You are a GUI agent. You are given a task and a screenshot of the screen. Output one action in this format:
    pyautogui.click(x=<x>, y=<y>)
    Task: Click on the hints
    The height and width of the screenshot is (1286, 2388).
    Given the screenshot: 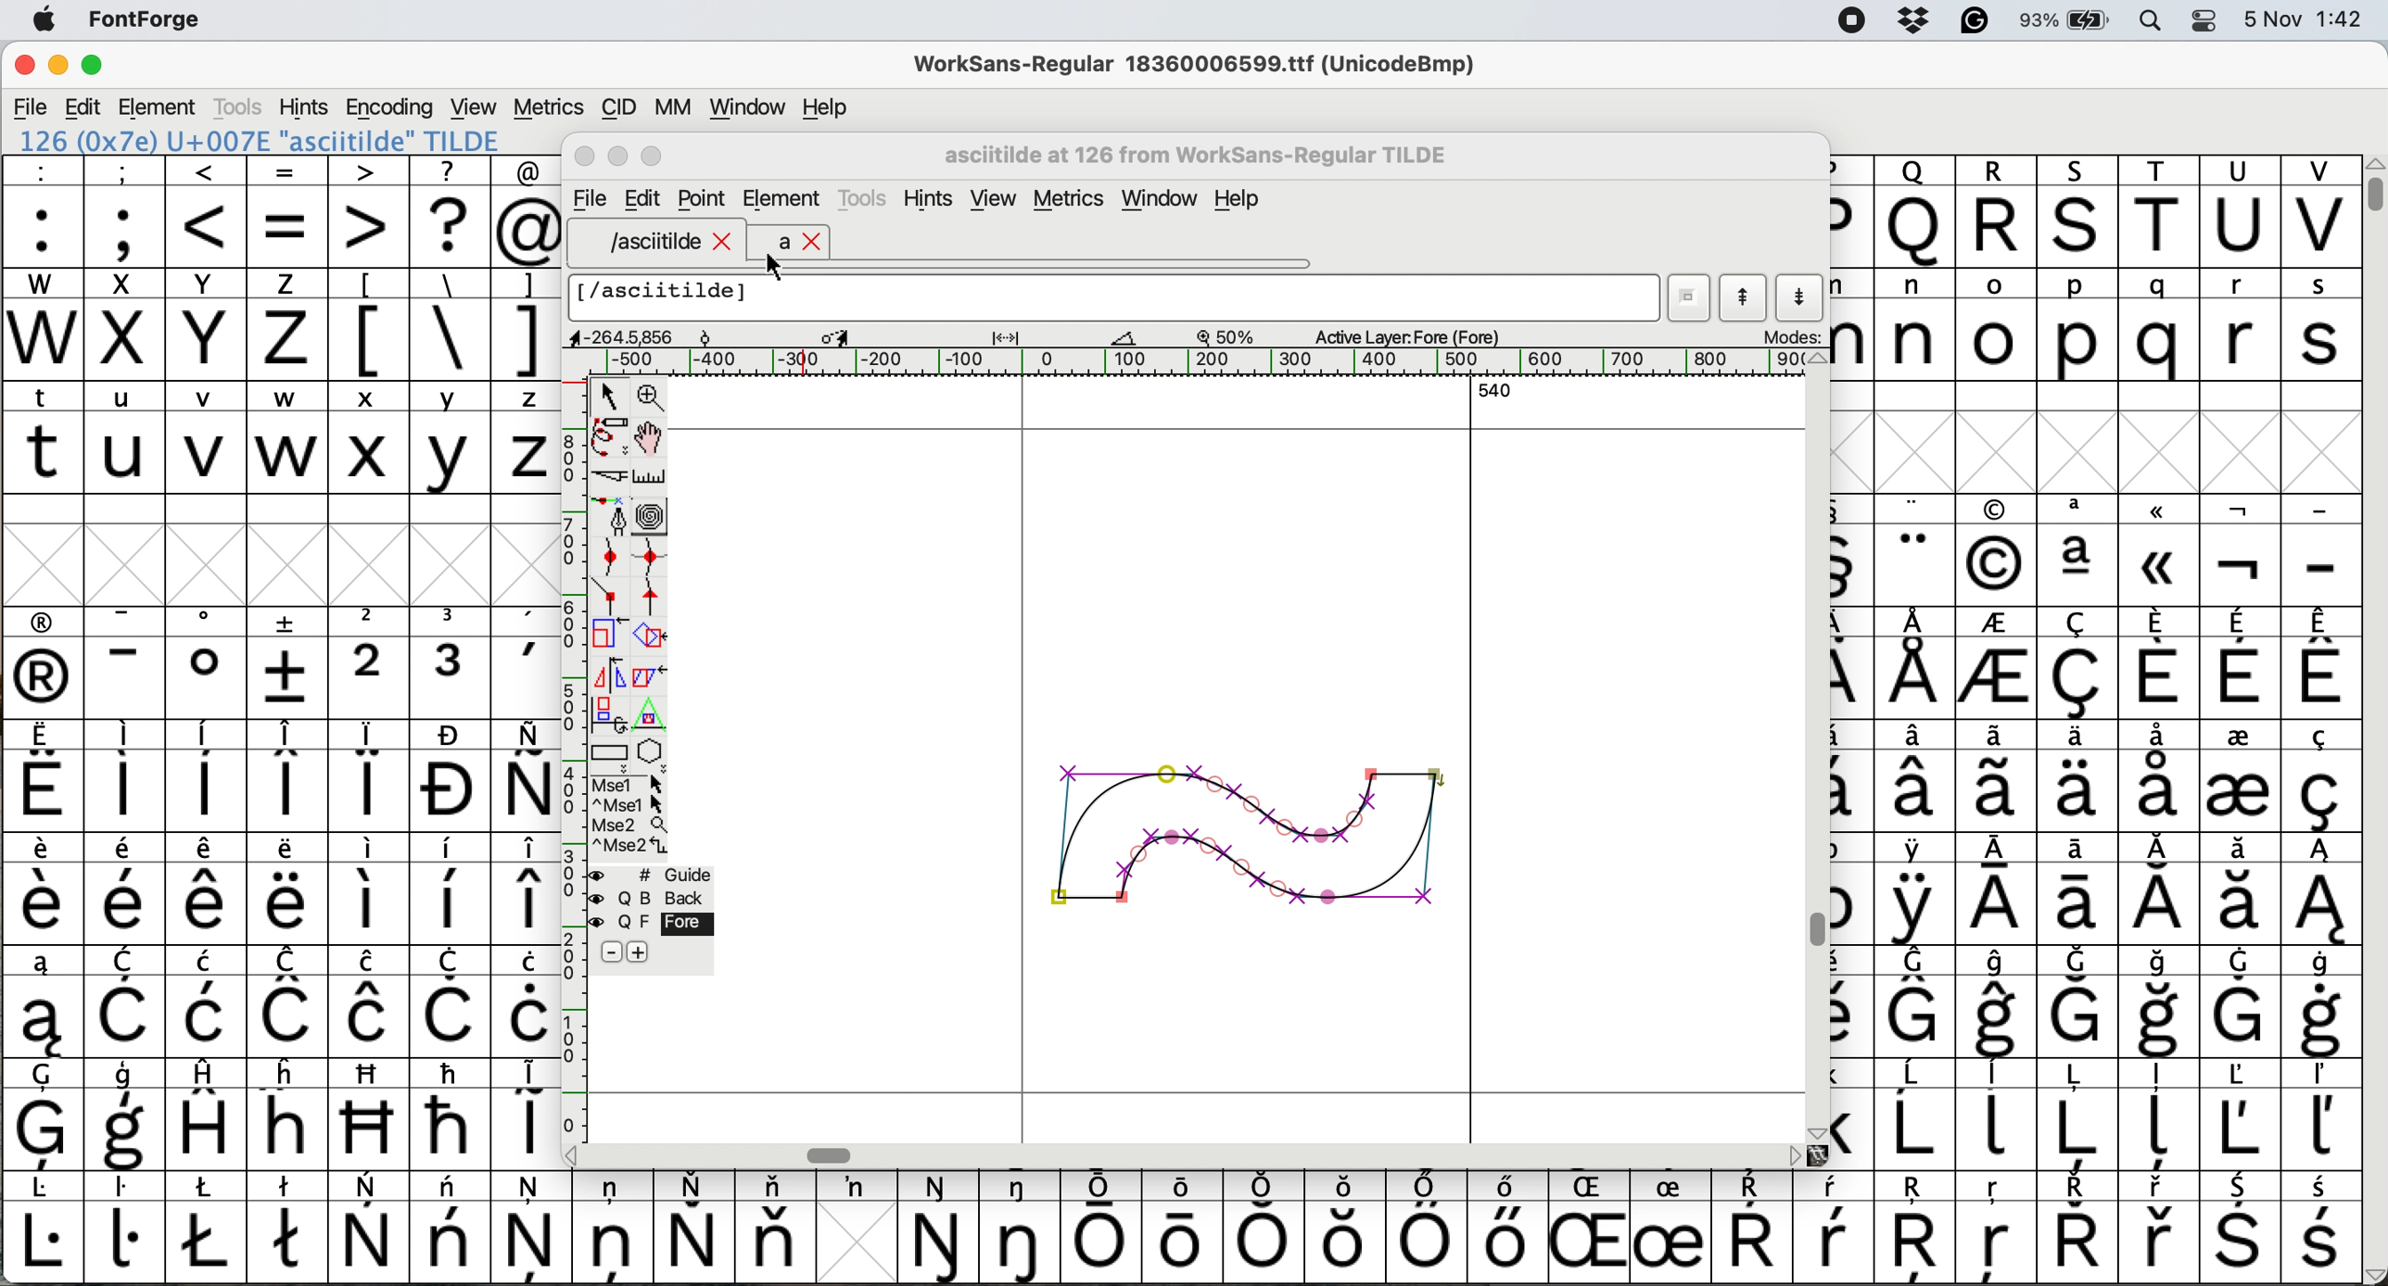 What is the action you would take?
    pyautogui.click(x=305, y=106)
    